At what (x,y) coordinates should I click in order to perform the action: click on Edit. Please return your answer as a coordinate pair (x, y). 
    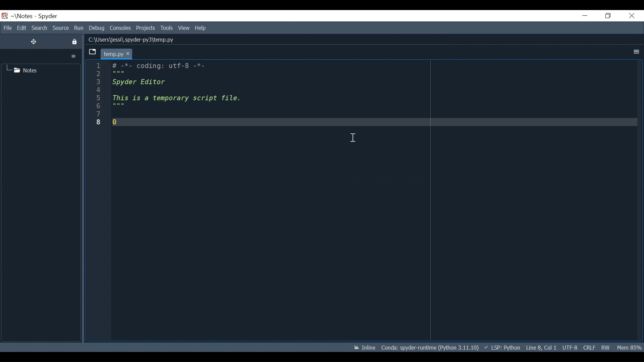
    Looking at the image, I should click on (21, 28).